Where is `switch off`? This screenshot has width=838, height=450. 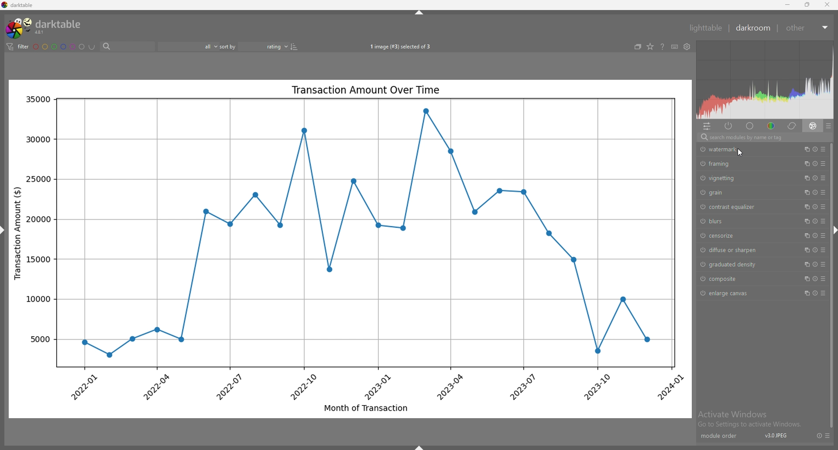 switch off is located at coordinates (702, 150).